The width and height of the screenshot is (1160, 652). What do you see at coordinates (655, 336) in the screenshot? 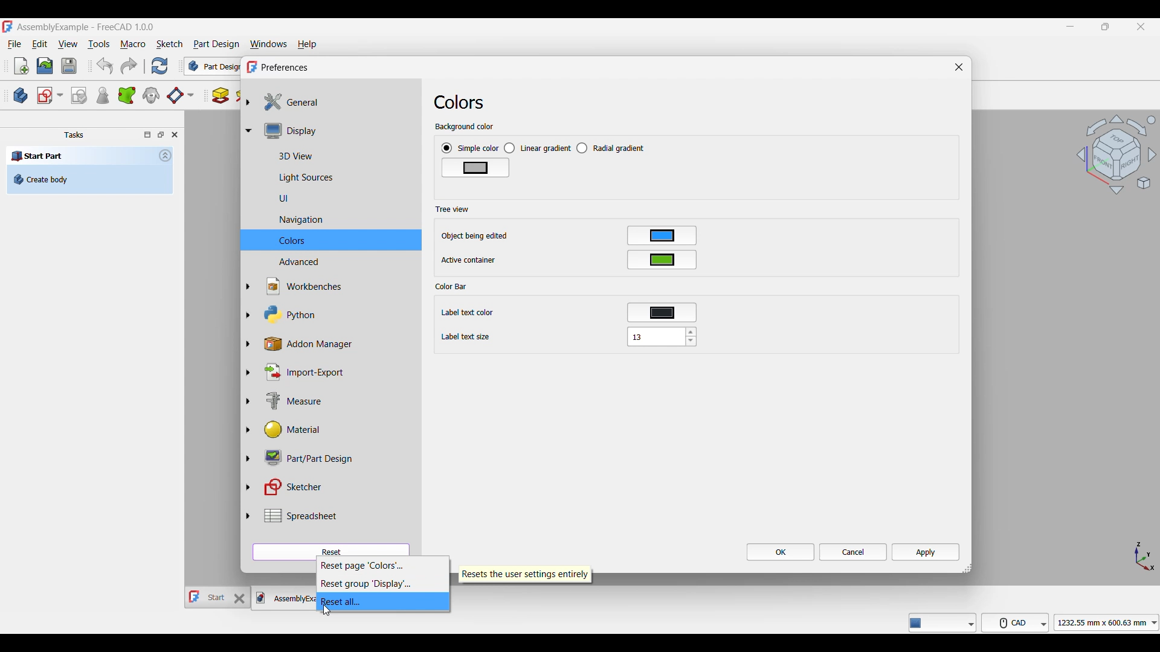
I see `Manually change text size` at bounding box center [655, 336].